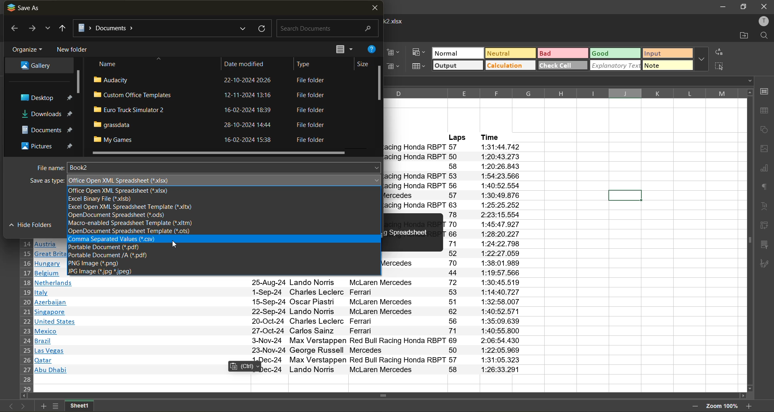  What do you see at coordinates (44, 98) in the screenshot?
I see `folder` at bounding box center [44, 98].